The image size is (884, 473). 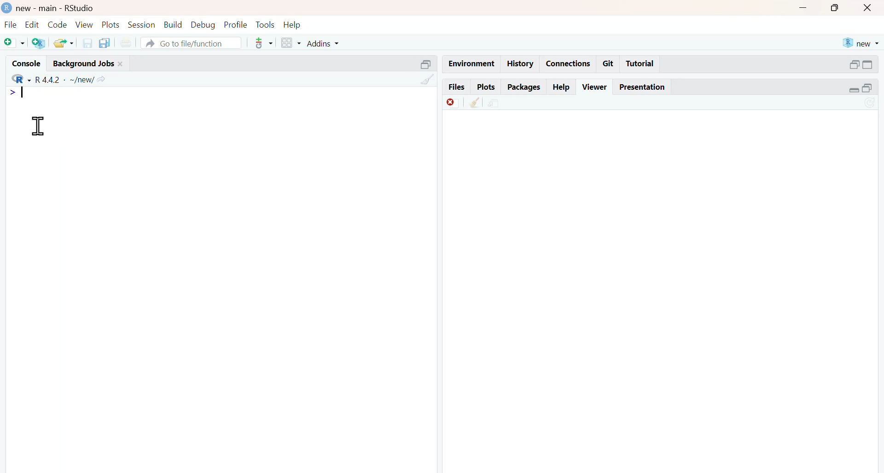 I want to click on save, so click(x=87, y=43).